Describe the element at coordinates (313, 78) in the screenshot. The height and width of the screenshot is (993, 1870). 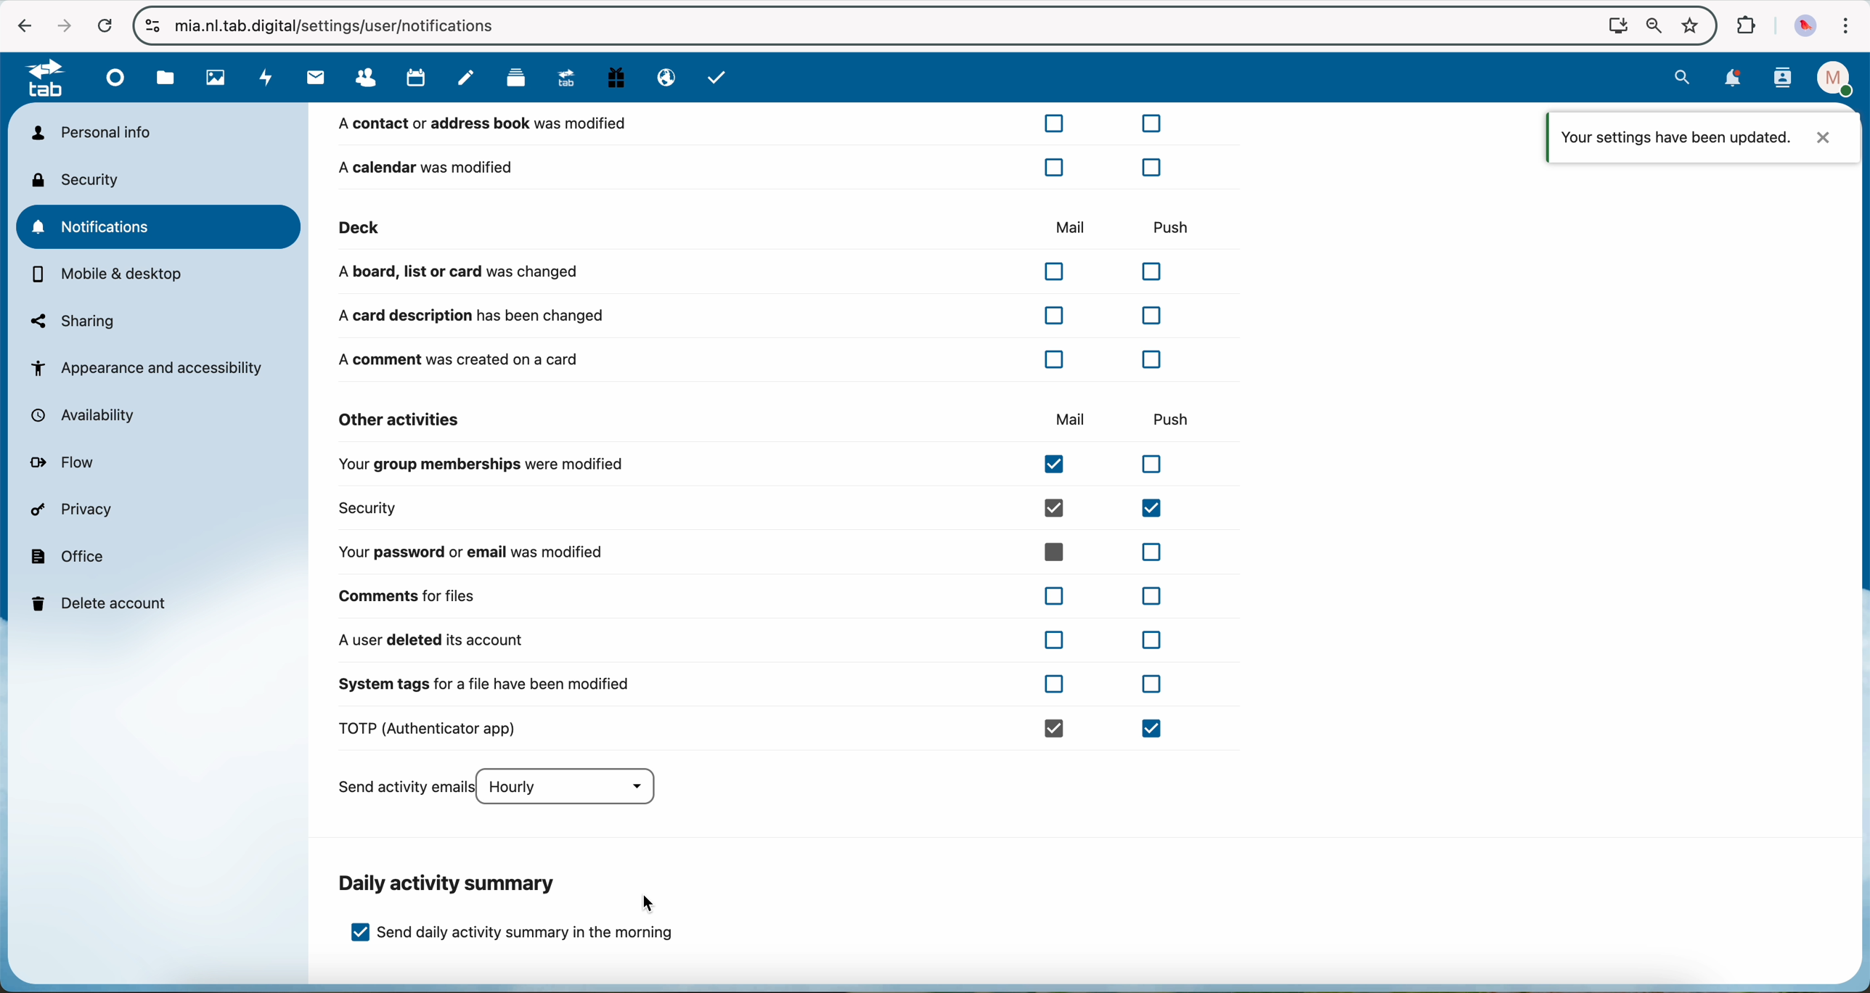
I see `mail` at that location.